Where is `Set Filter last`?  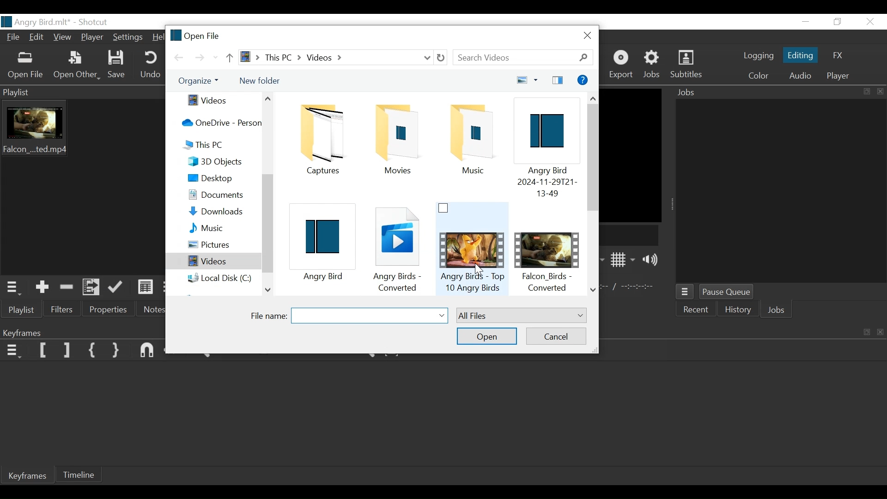 Set Filter last is located at coordinates (67, 350).